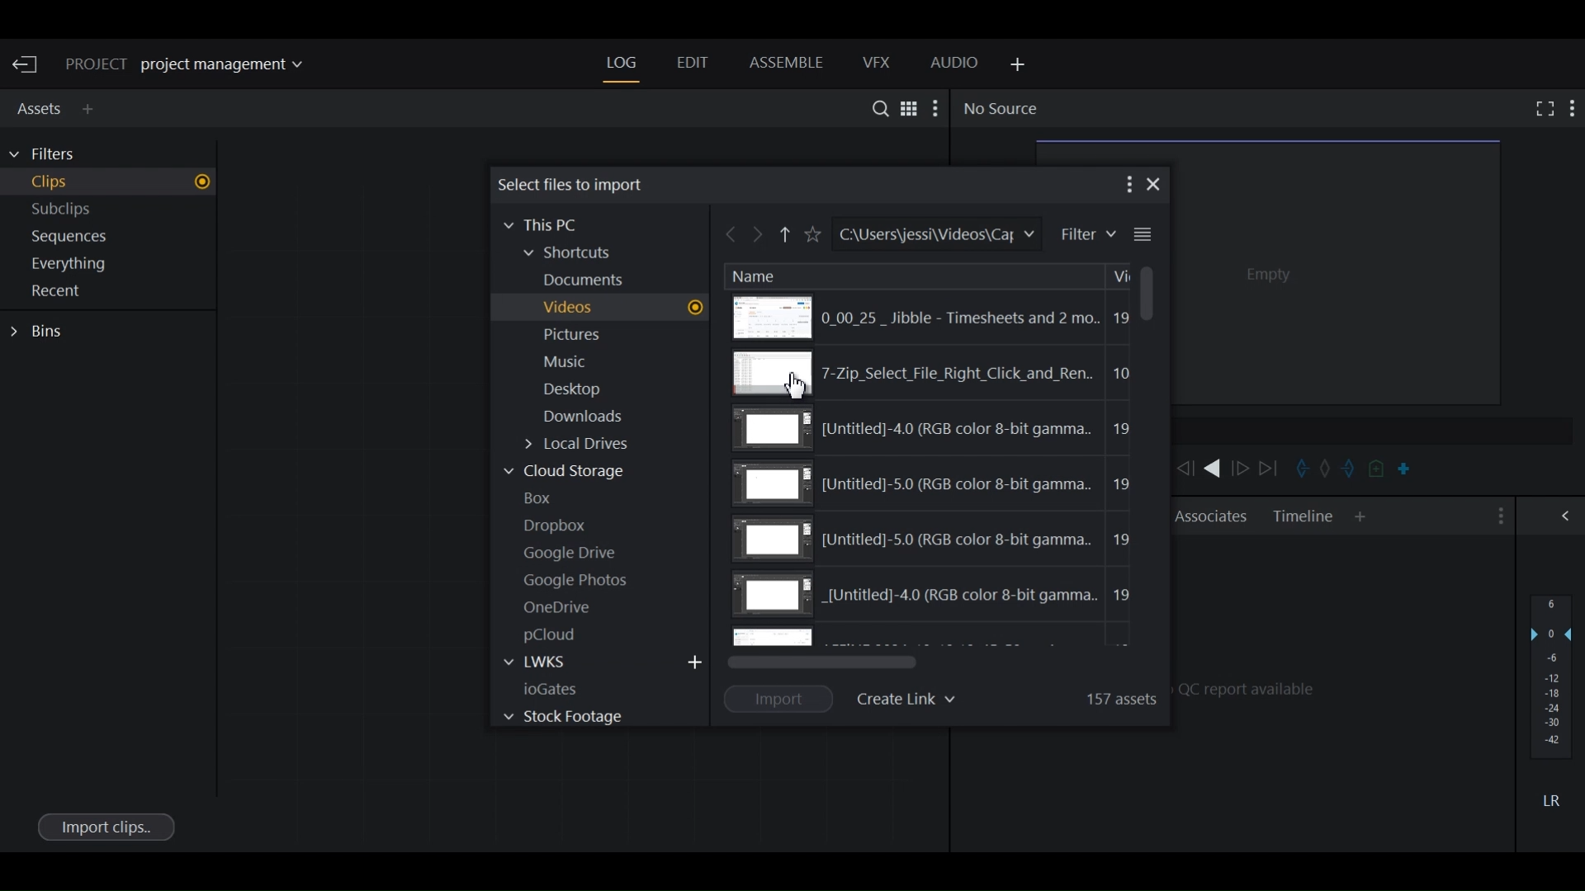 This screenshot has width=1585, height=891. What do you see at coordinates (878, 63) in the screenshot?
I see `VFX` at bounding box center [878, 63].